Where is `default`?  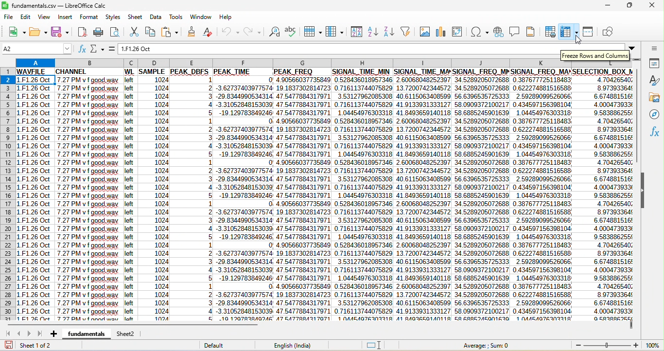
default is located at coordinates (223, 345).